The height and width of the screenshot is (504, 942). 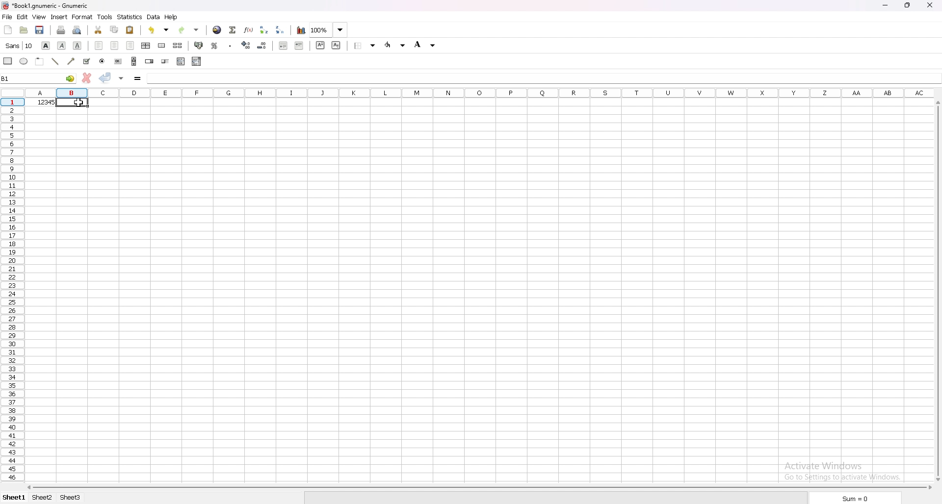 I want to click on scroll bar, so click(x=477, y=488).